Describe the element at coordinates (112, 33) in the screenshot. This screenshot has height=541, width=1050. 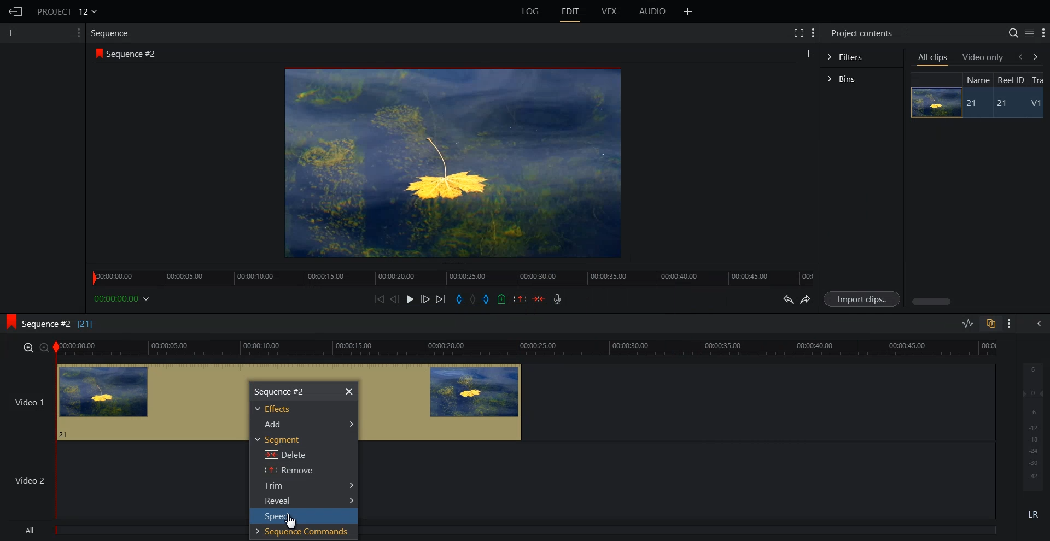
I see `Sequence` at that location.